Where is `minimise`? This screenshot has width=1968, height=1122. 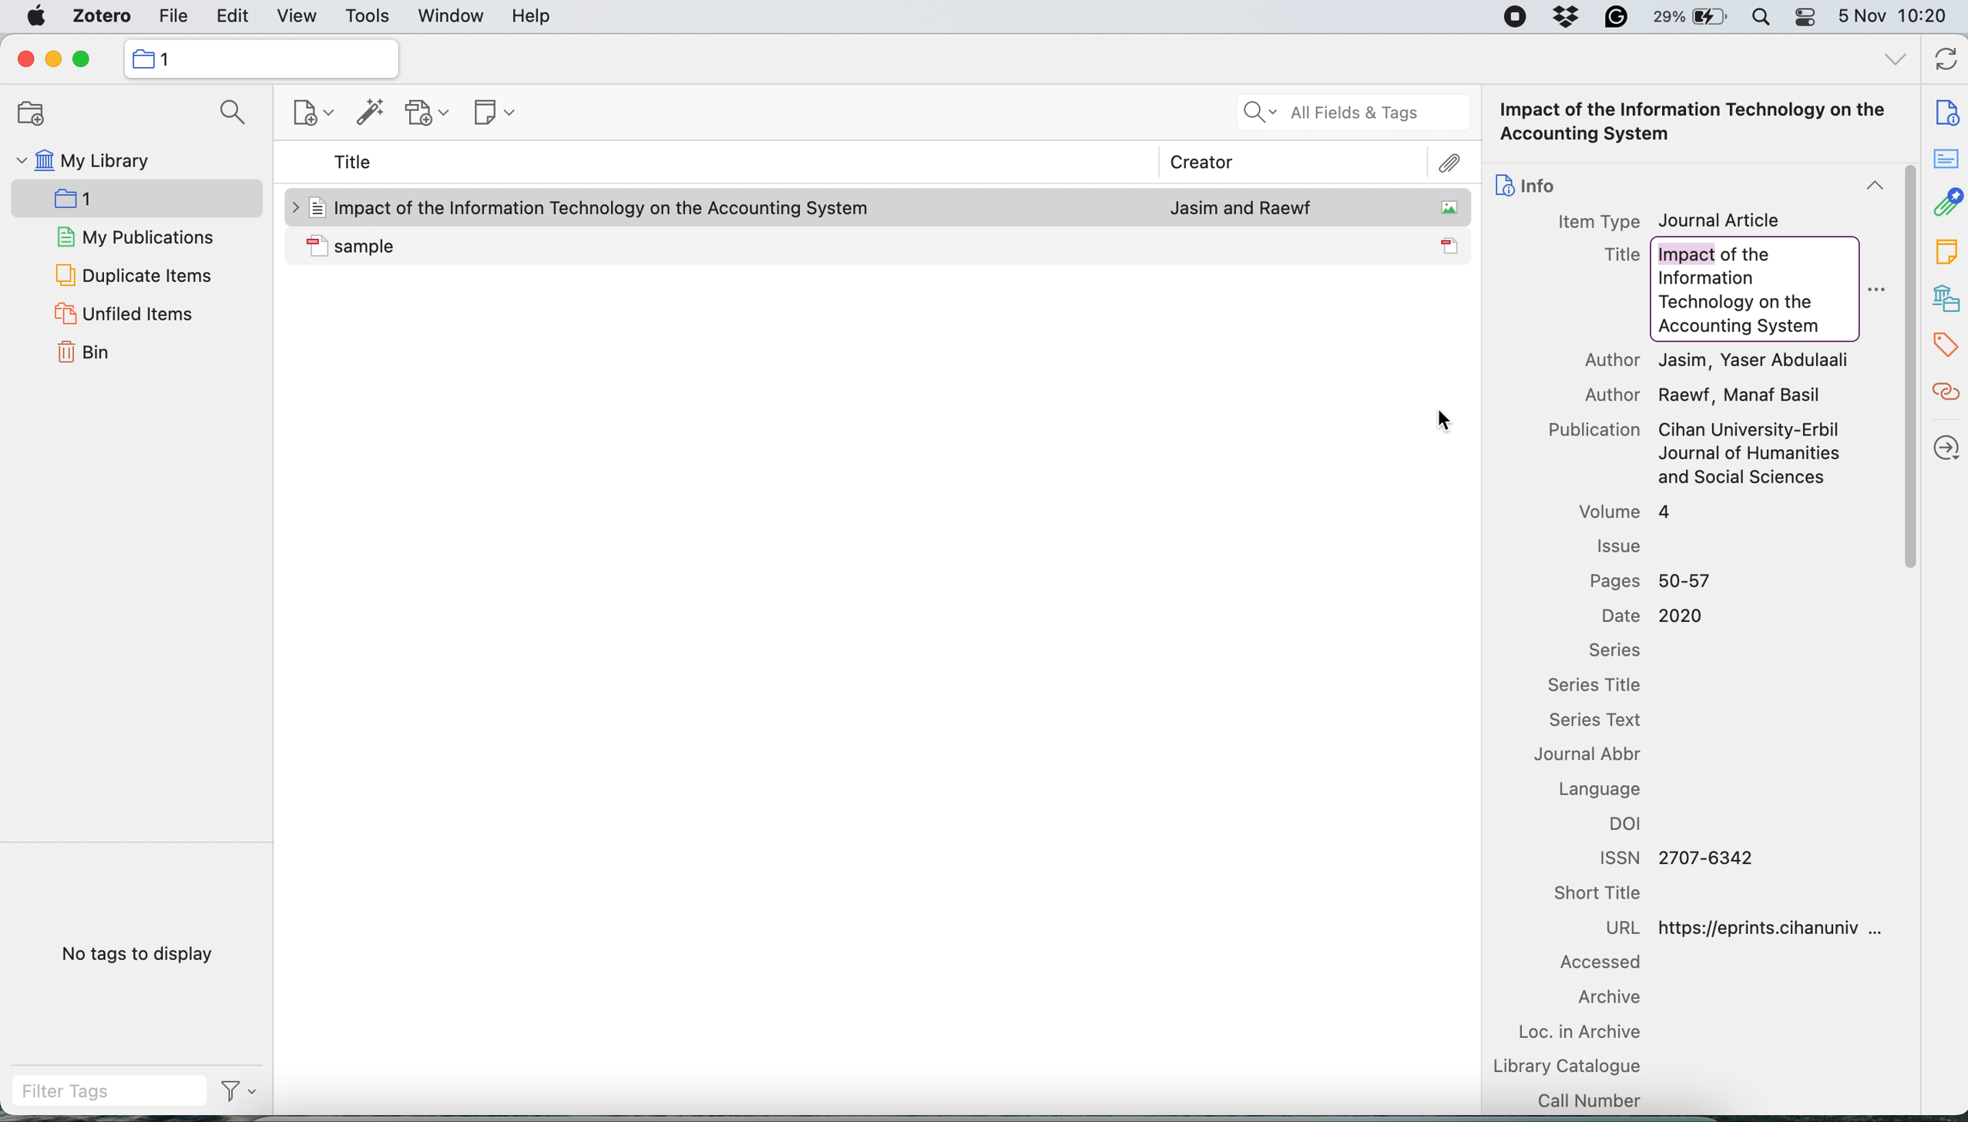 minimise is located at coordinates (55, 59).